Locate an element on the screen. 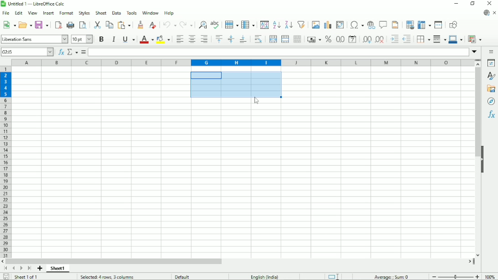 The width and height of the screenshot is (498, 280). Clone formatting is located at coordinates (140, 25).